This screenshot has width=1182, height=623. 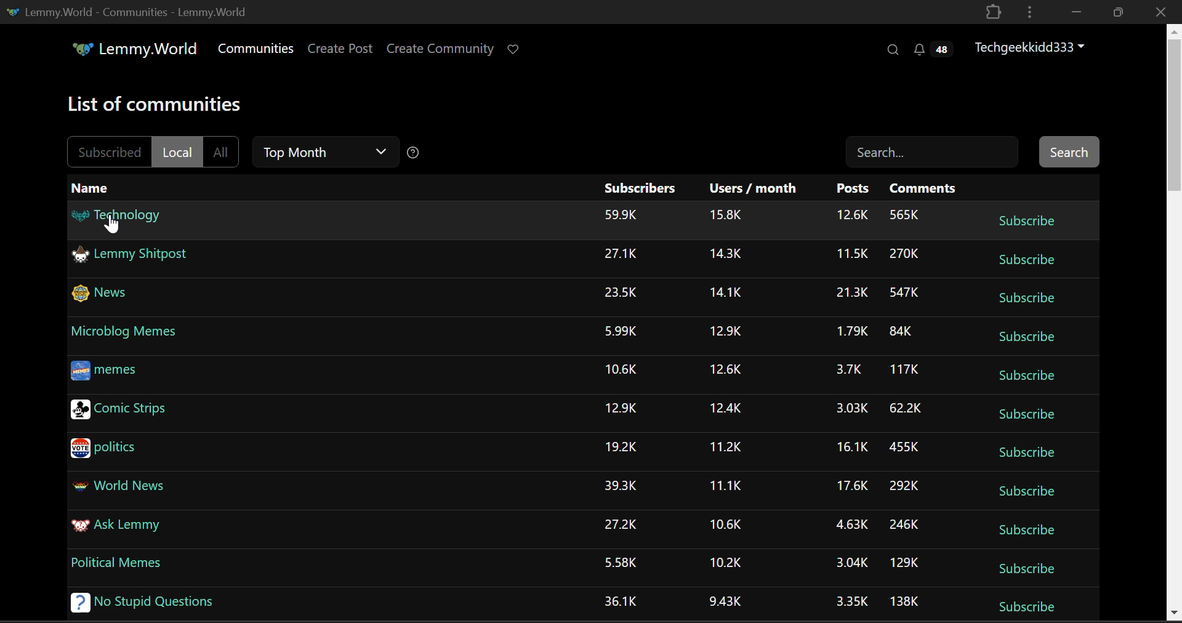 I want to click on Amount, so click(x=901, y=332).